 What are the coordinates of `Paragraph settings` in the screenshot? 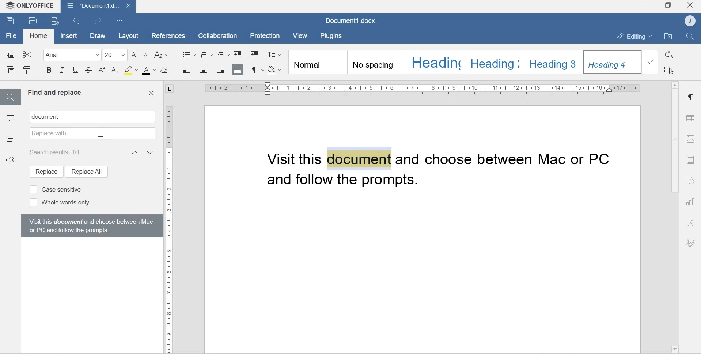 It's located at (690, 97).